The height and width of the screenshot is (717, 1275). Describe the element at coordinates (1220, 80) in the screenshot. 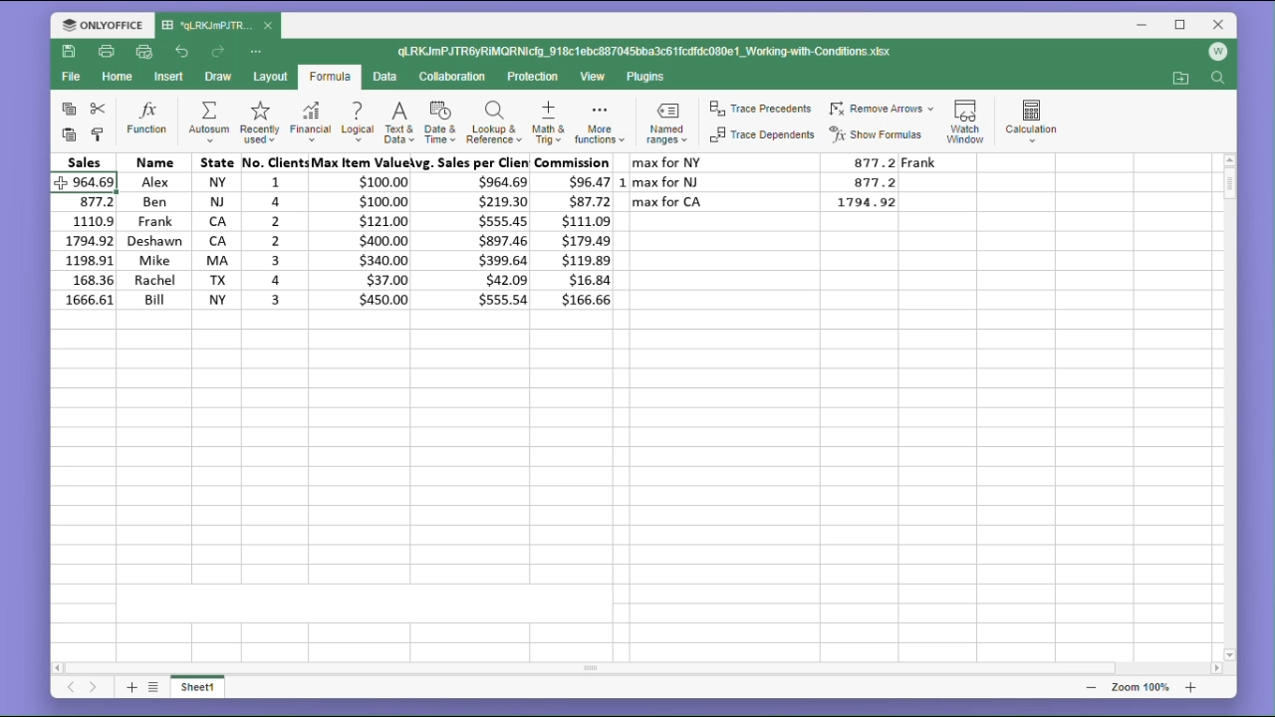

I see `find` at that location.